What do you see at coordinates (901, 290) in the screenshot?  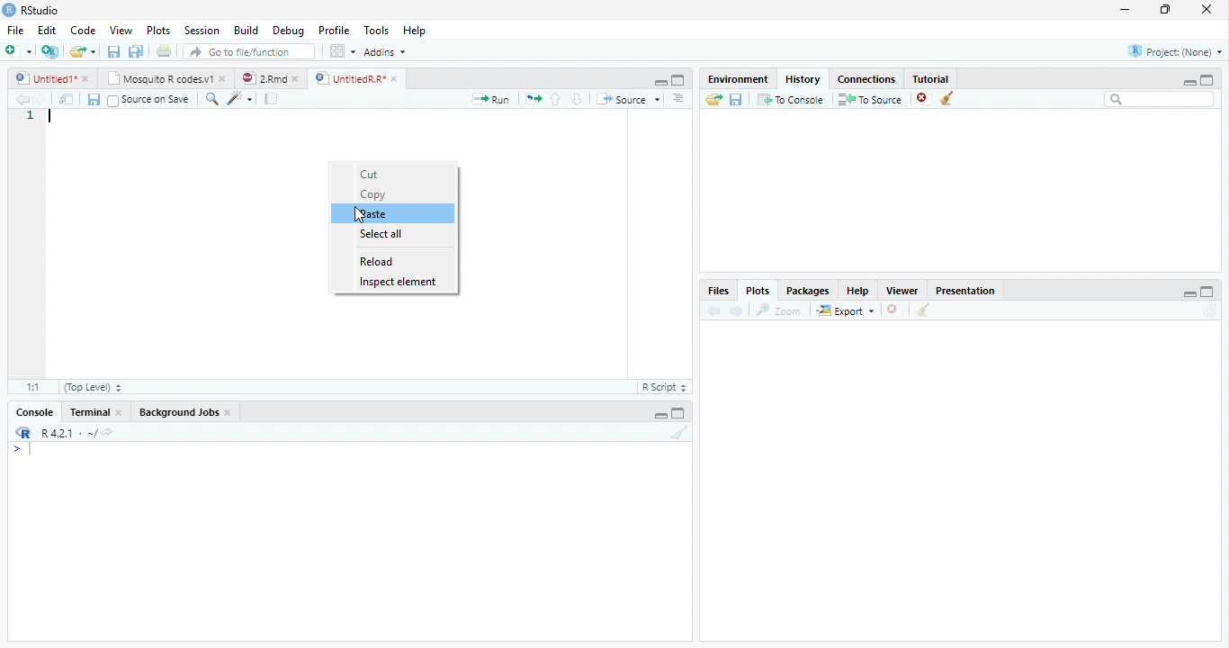 I see `Viewer` at bounding box center [901, 290].